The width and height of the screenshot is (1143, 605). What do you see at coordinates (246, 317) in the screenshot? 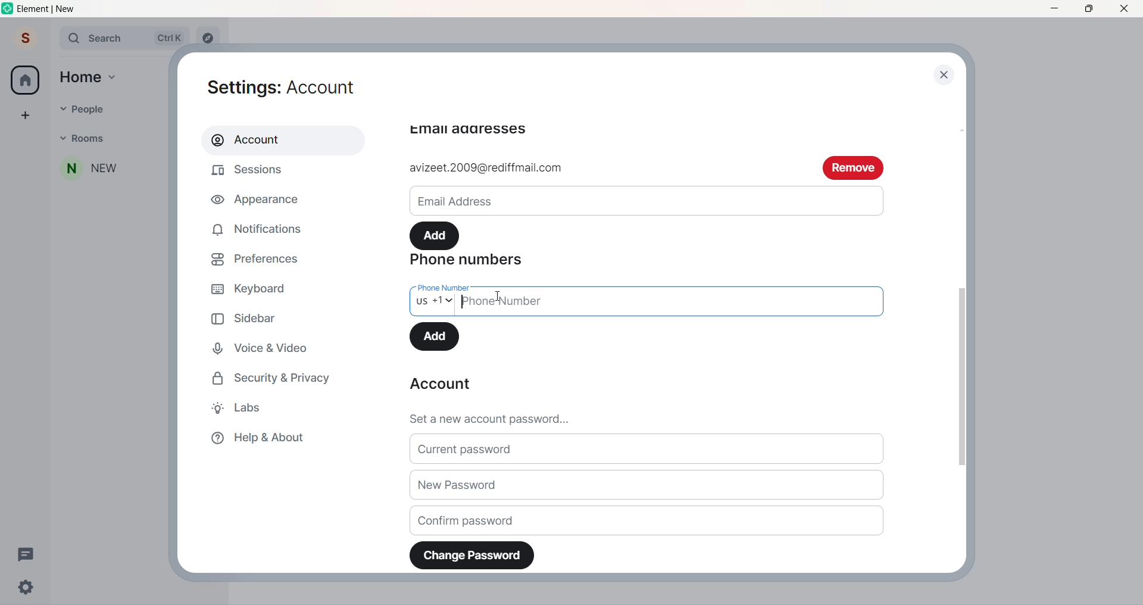
I see `Sidebar` at bounding box center [246, 317].